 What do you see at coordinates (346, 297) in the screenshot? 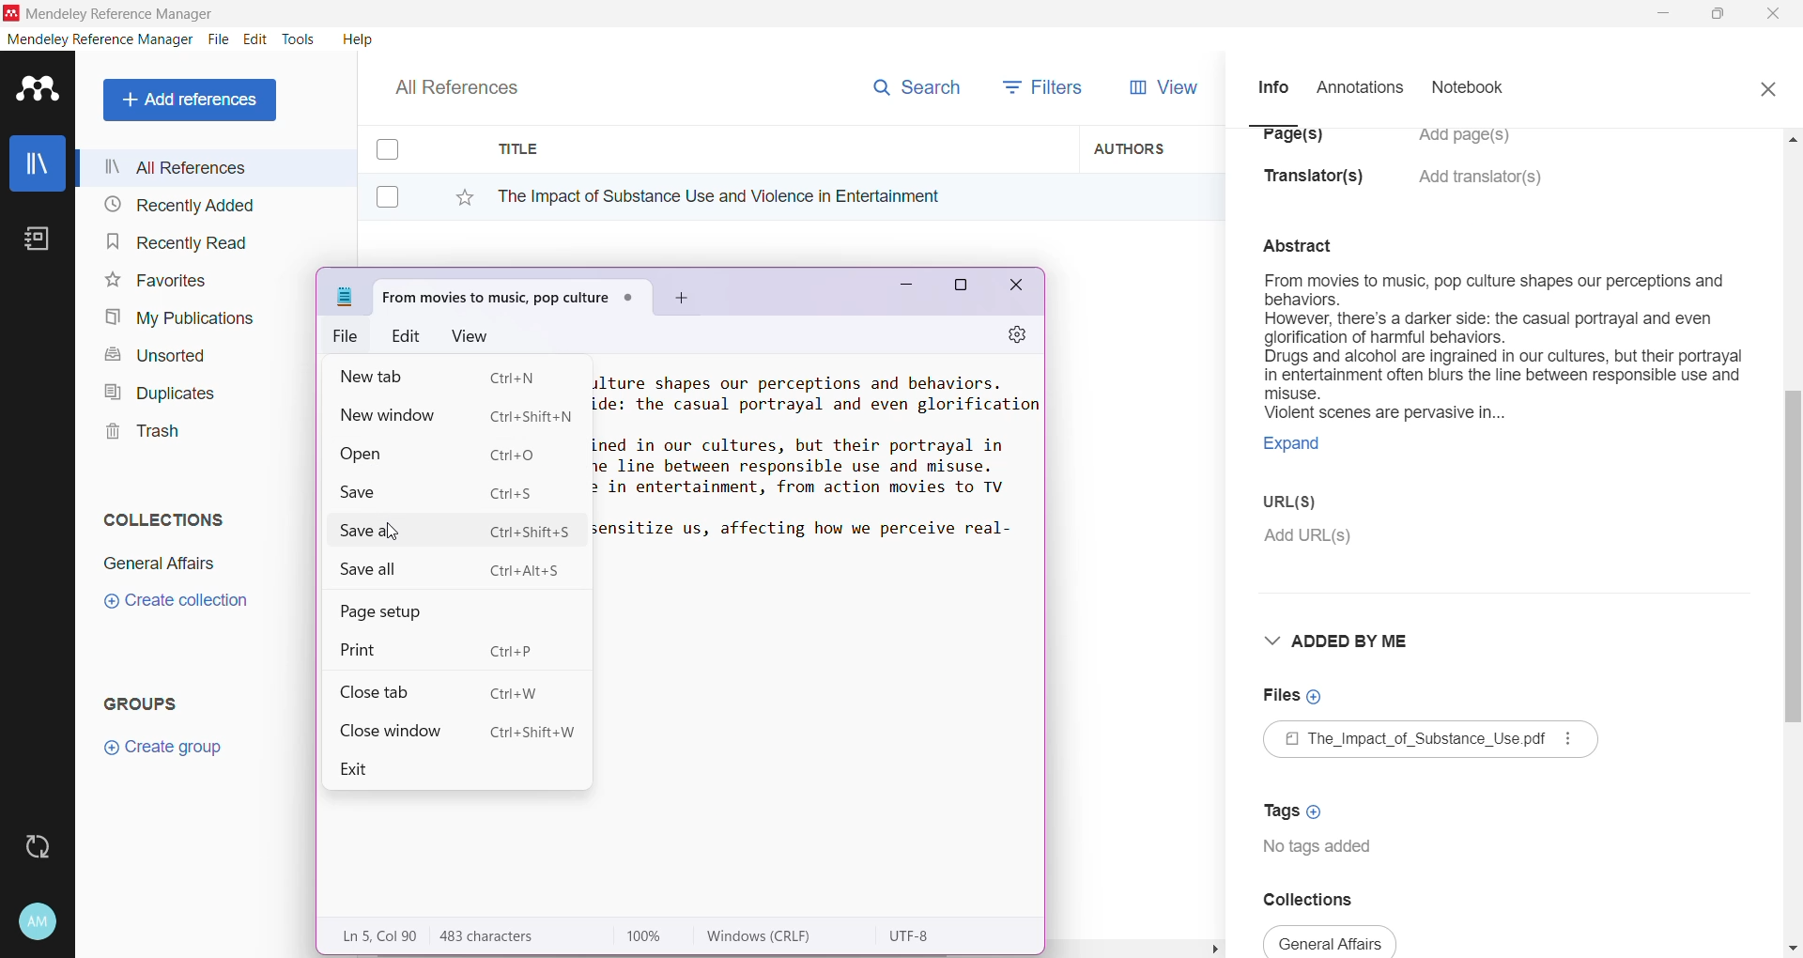
I see `Notepad Icon` at bounding box center [346, 297].